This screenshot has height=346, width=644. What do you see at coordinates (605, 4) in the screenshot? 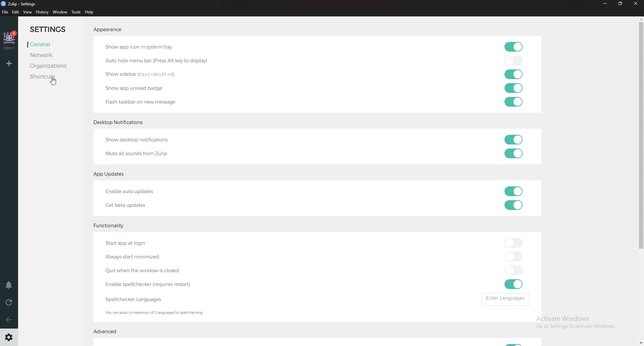
I see `Minimize` at bounding box center [605, 4].